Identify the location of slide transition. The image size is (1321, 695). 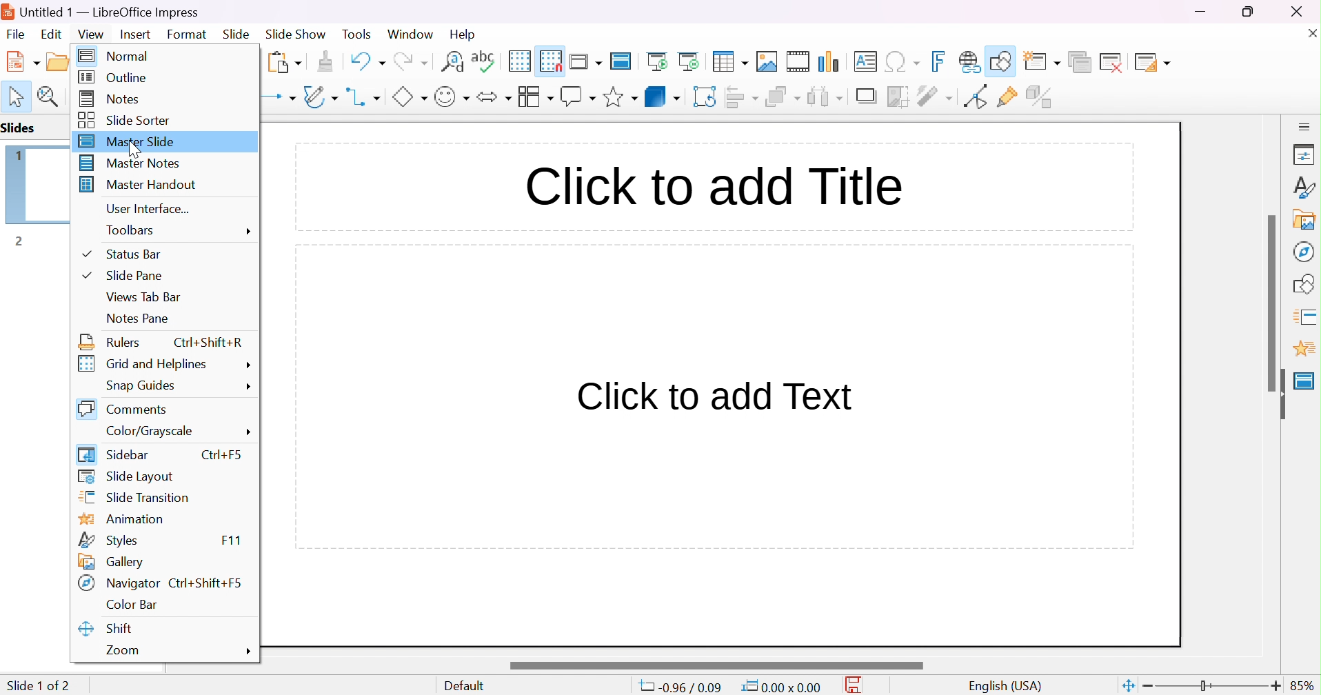
(1307, 315).